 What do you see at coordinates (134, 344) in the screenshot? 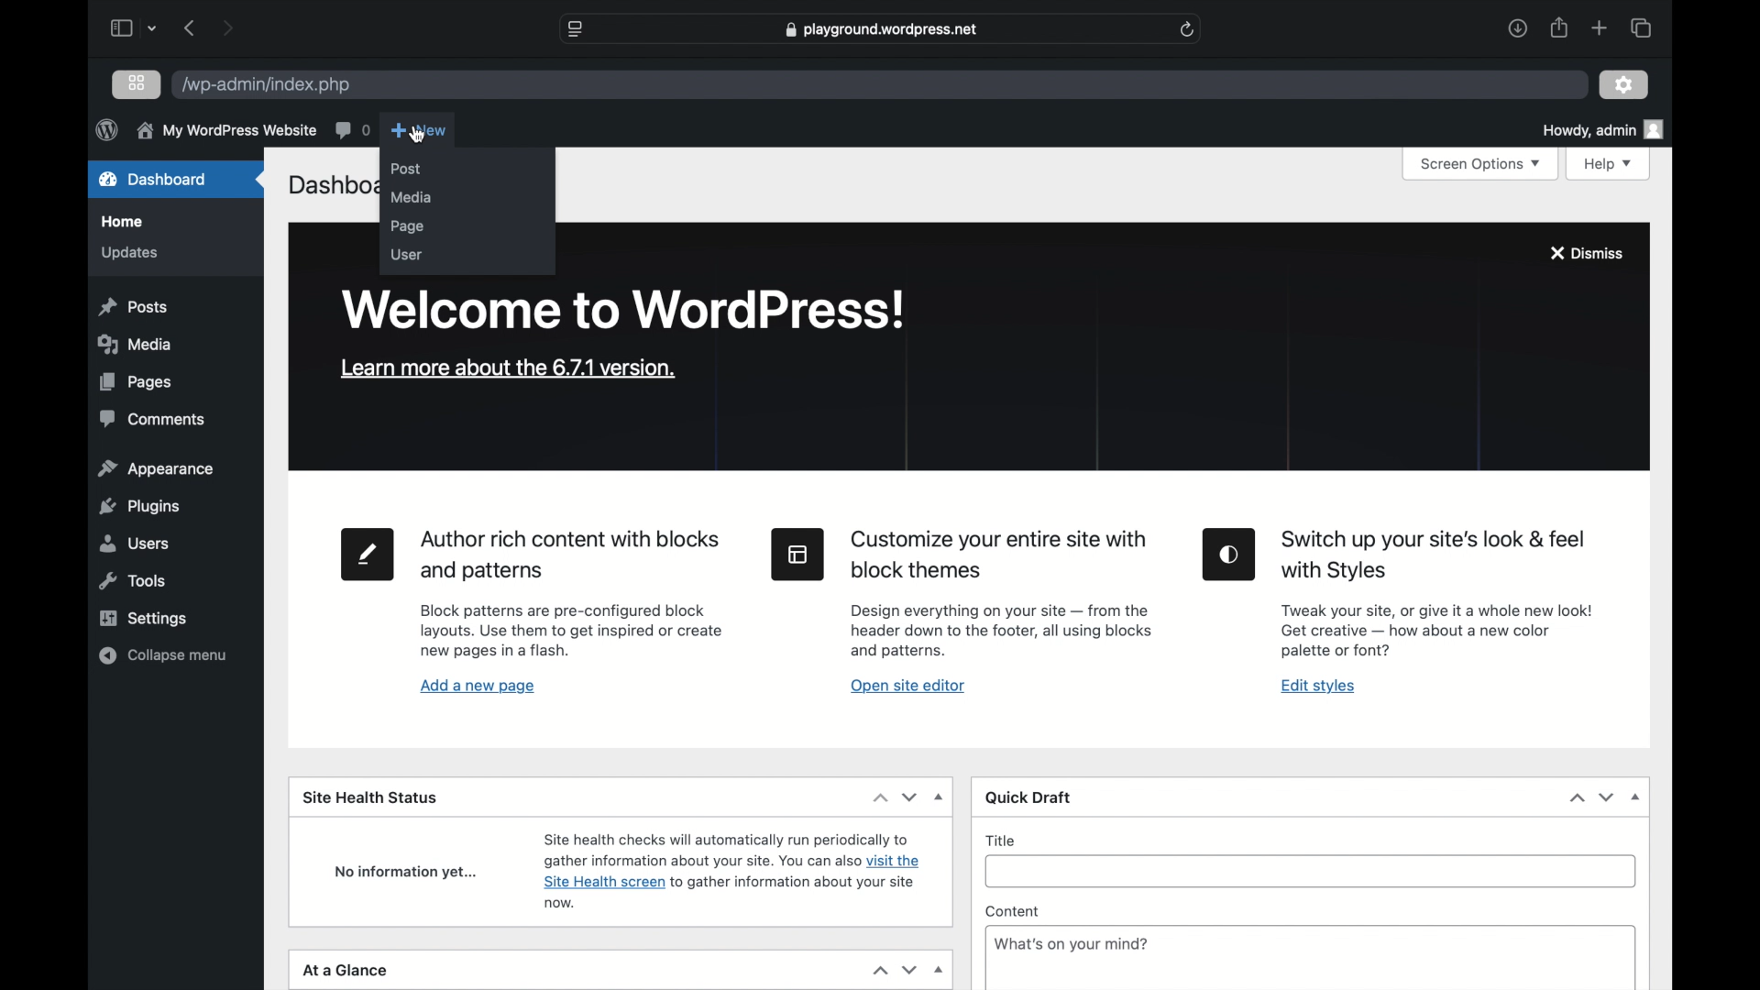
I see `media` at bounding box center [134, 344].